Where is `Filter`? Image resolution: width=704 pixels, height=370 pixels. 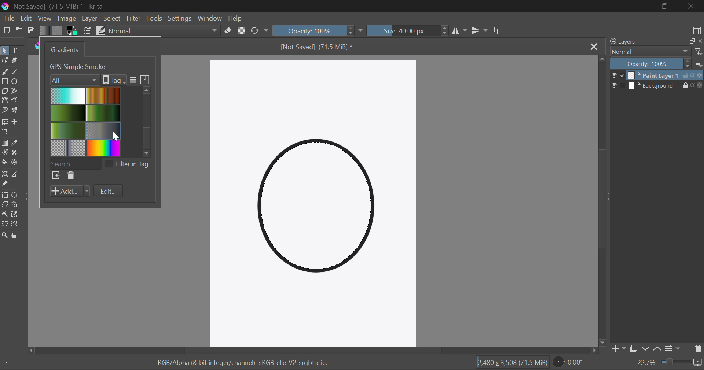 Filter is located at coordinates (133, 18).